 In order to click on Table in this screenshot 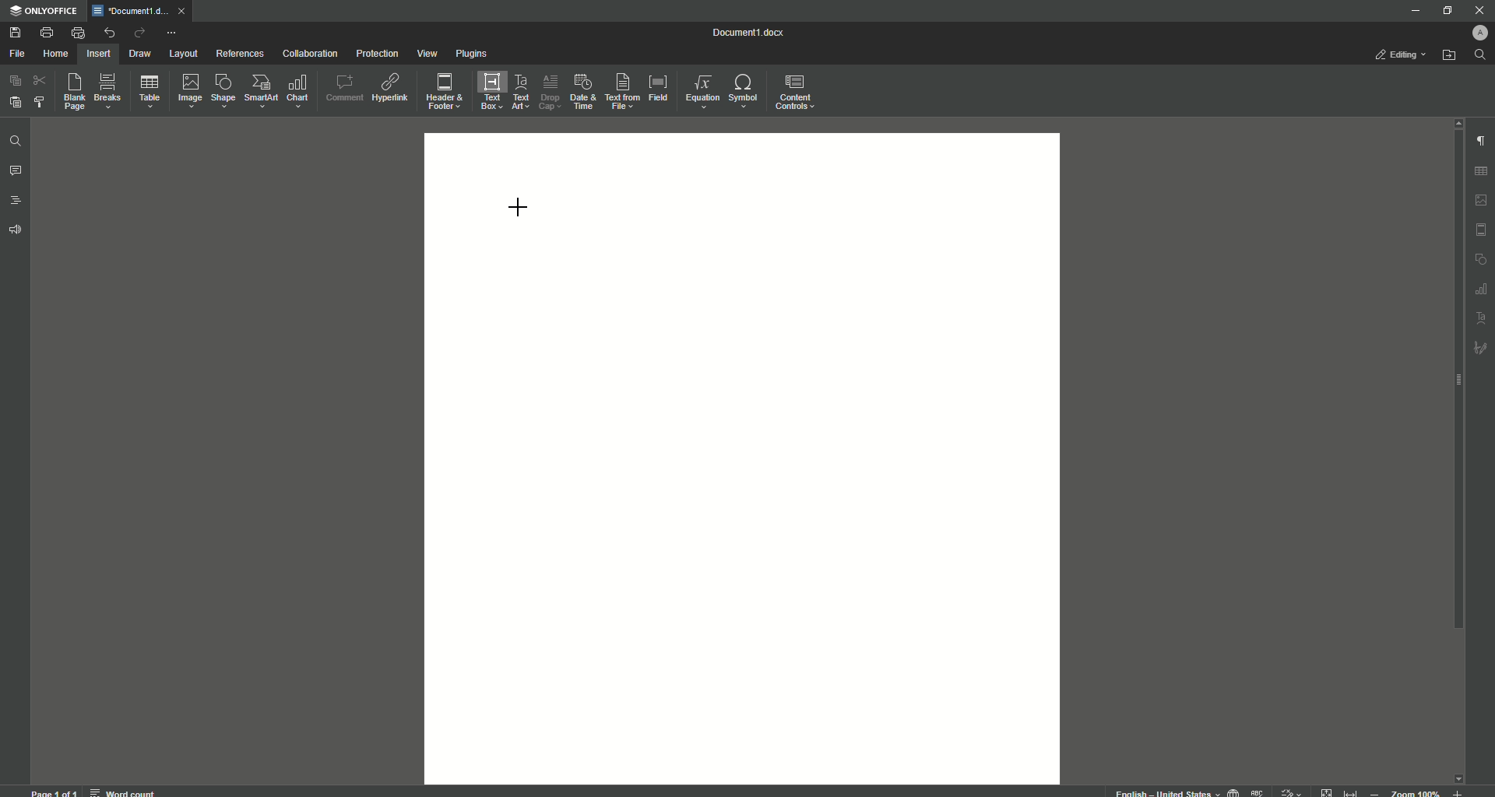, I will do `click(149, 94)`.